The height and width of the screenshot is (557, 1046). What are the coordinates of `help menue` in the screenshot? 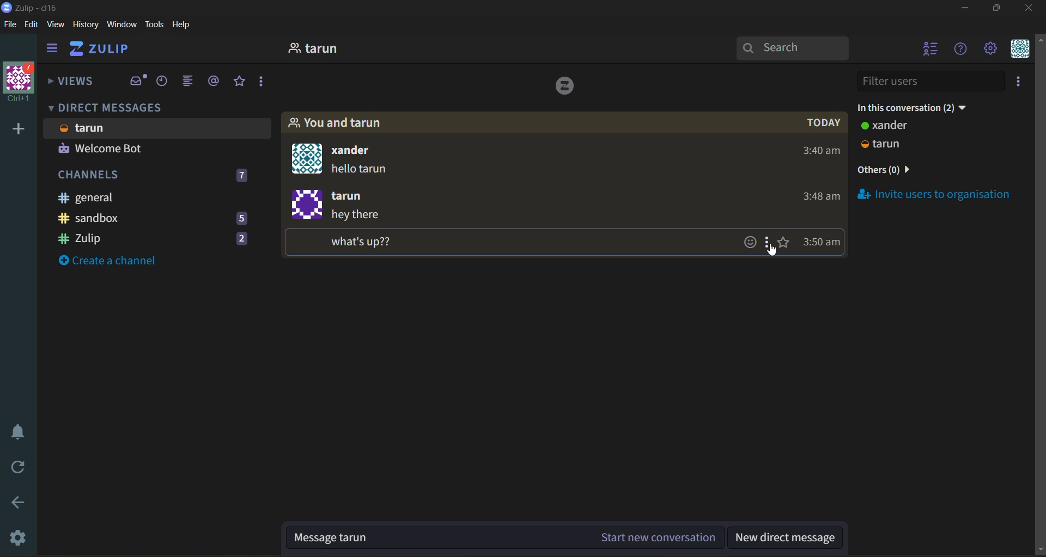 It's located at (961, 49).